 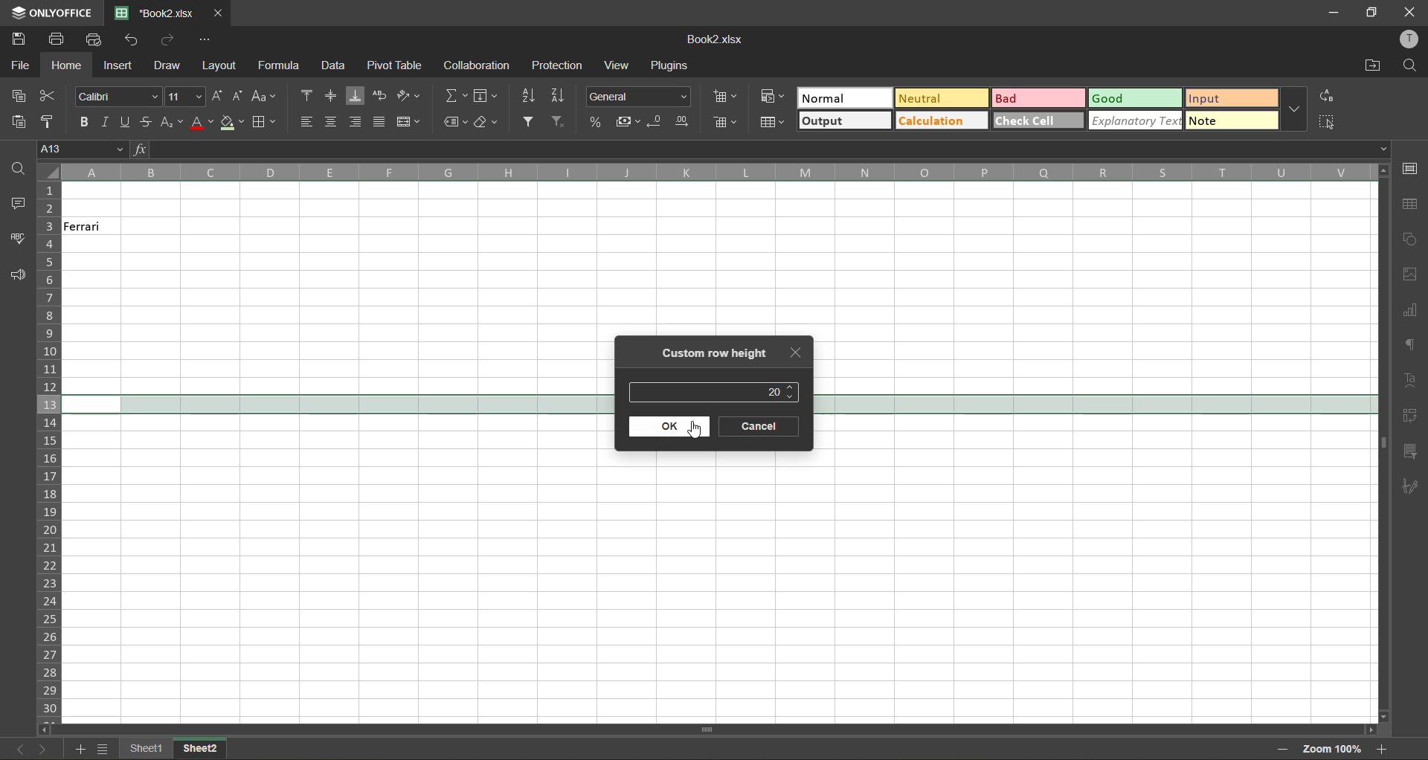 What do you see at coordinates (334, 122) in the screenshot?
I see `align center` at bounding box center [334, 122].